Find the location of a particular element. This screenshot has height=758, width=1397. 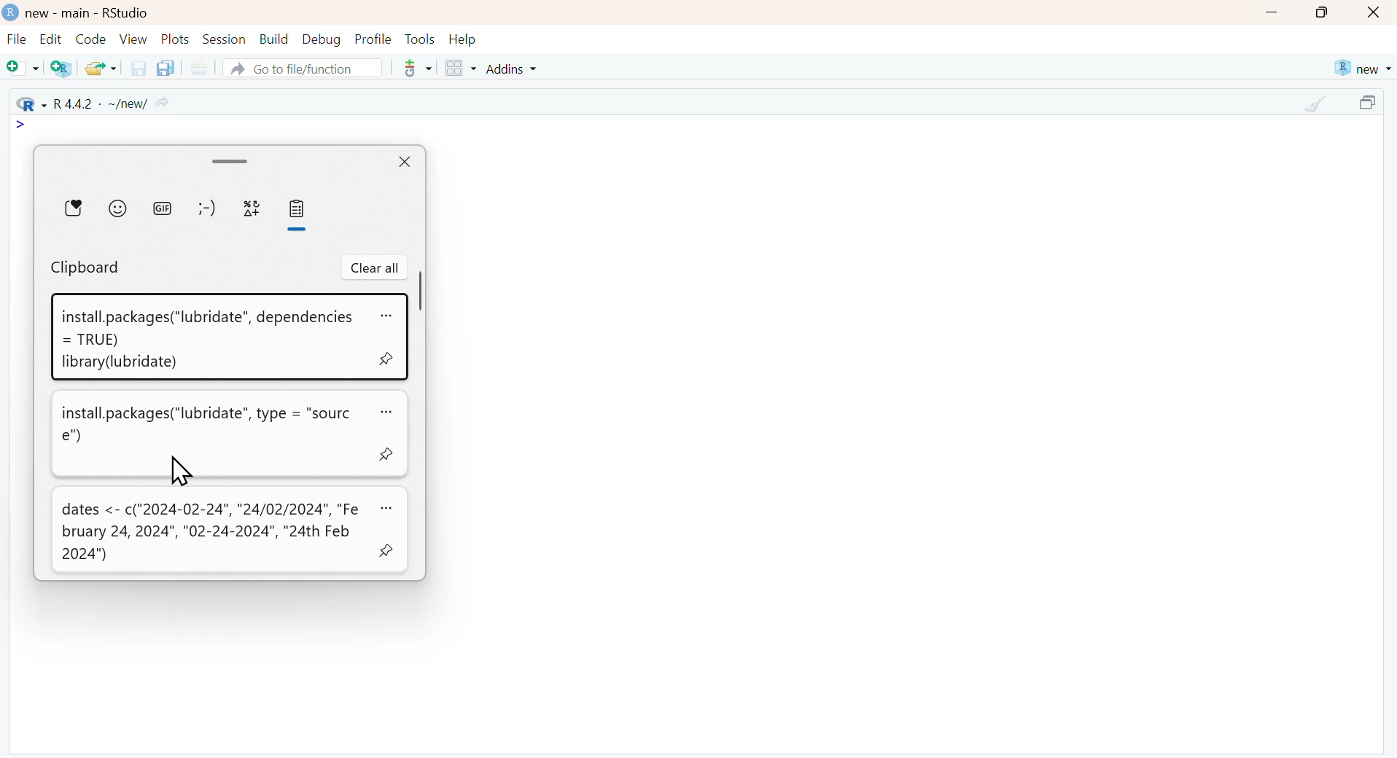

Plots is located at coordinates (176, 39).